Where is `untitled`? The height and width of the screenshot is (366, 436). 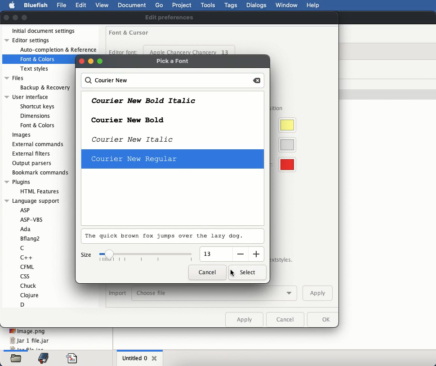
untitled is located at coordinates (134, 357).